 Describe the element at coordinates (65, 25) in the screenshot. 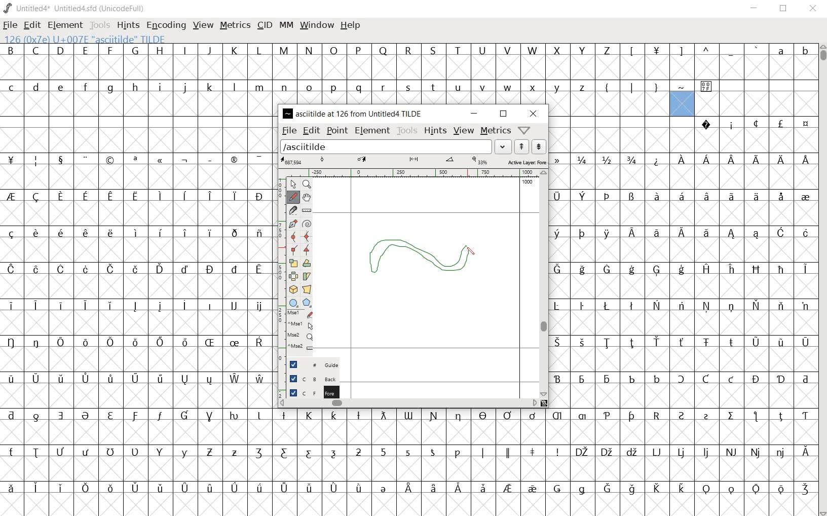

I see `ELEMENT` at that location.